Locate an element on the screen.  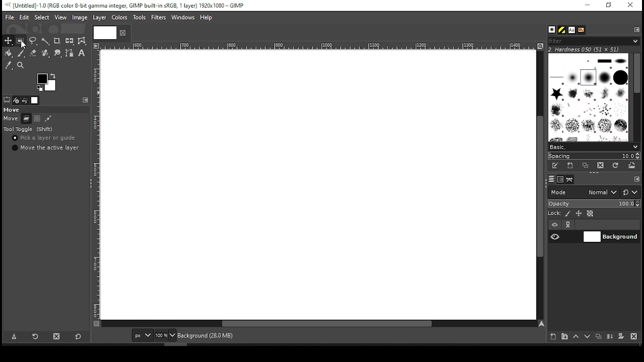
device status is located at coordinates (16, 100).